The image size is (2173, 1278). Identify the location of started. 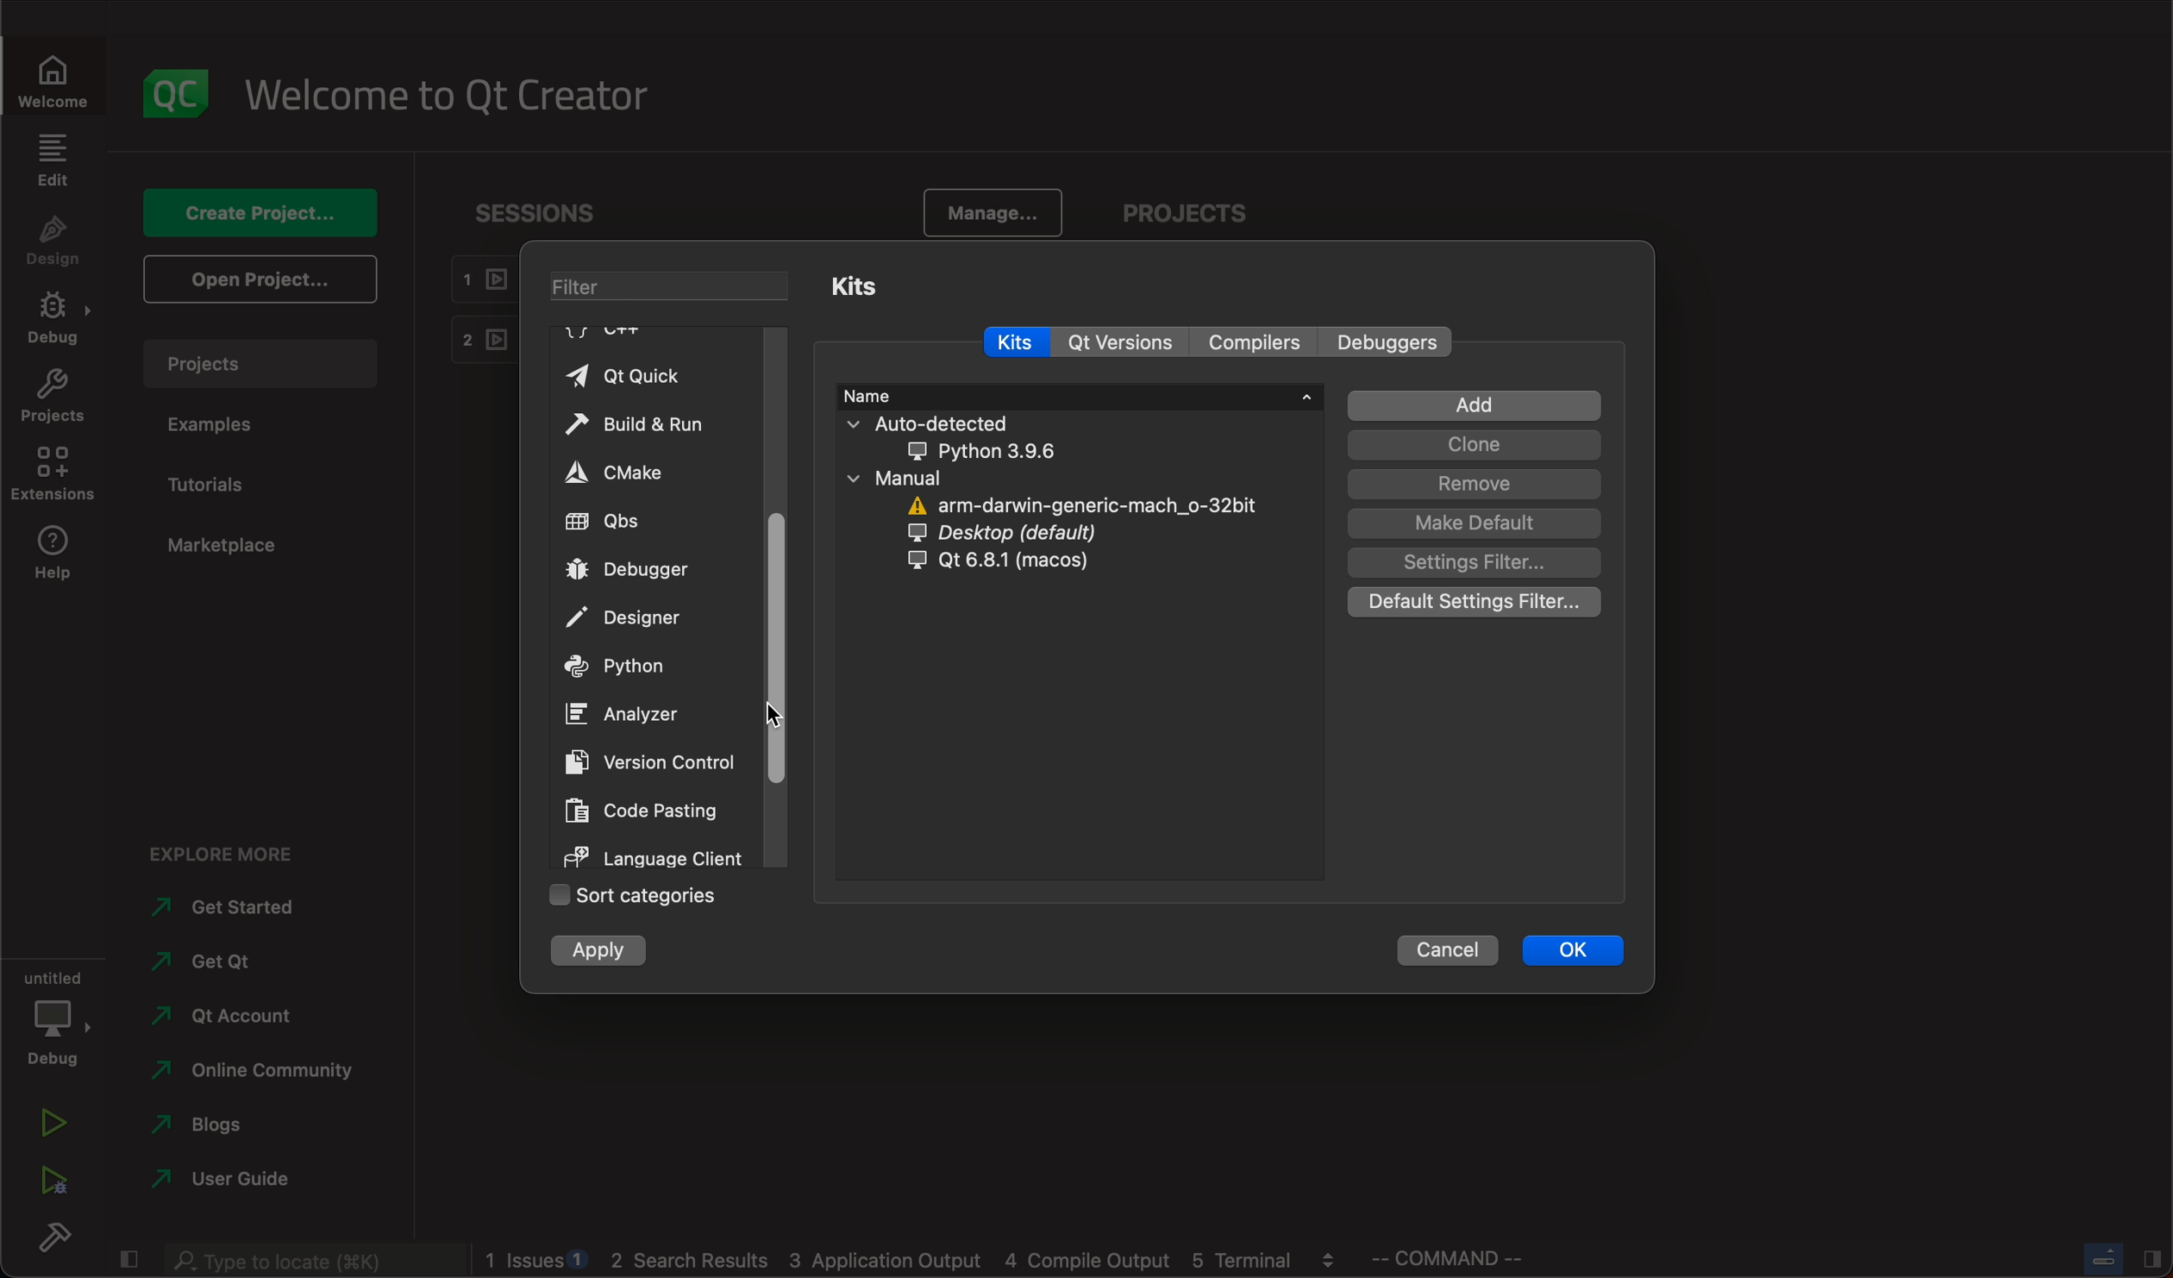
(235, 911).